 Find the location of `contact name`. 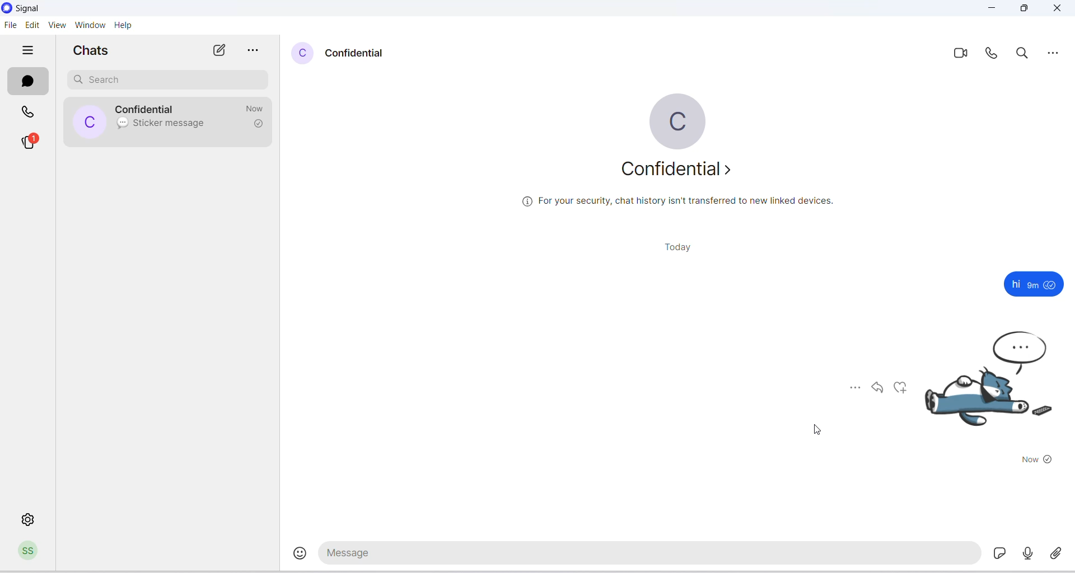

contact name is located at coordinates (148, 109).